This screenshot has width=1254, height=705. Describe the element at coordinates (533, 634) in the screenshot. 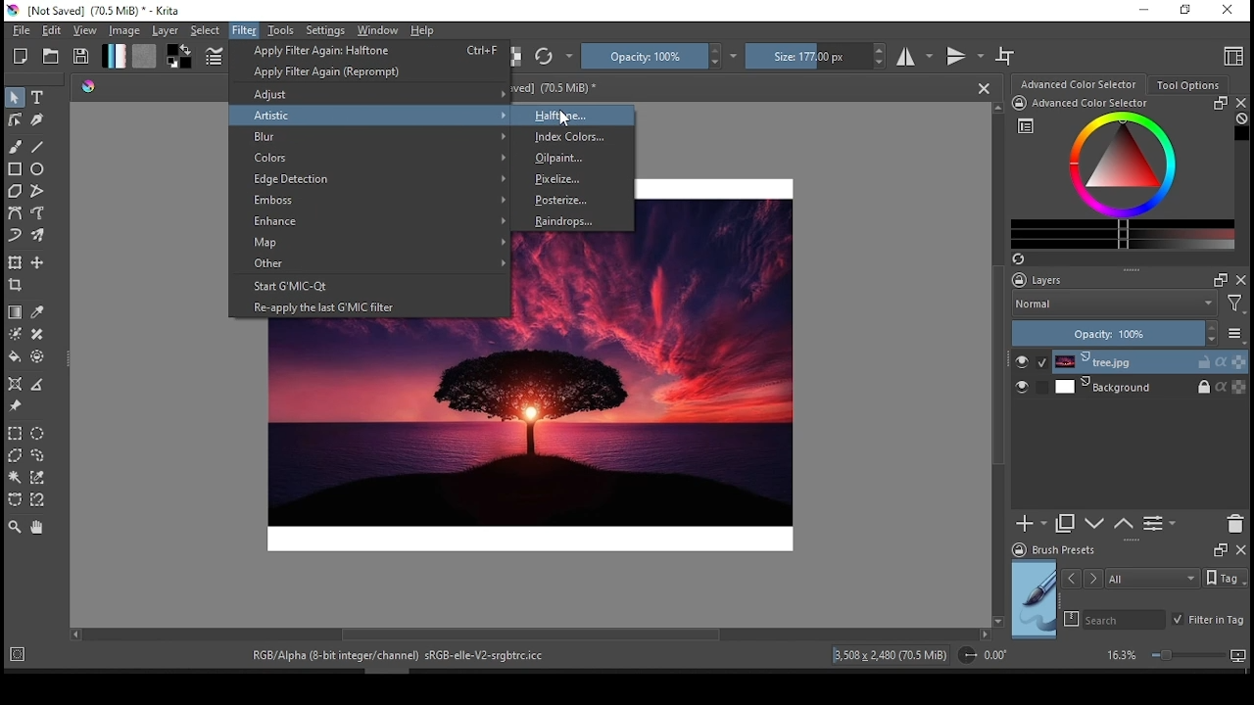

I see `scroll` at that location.